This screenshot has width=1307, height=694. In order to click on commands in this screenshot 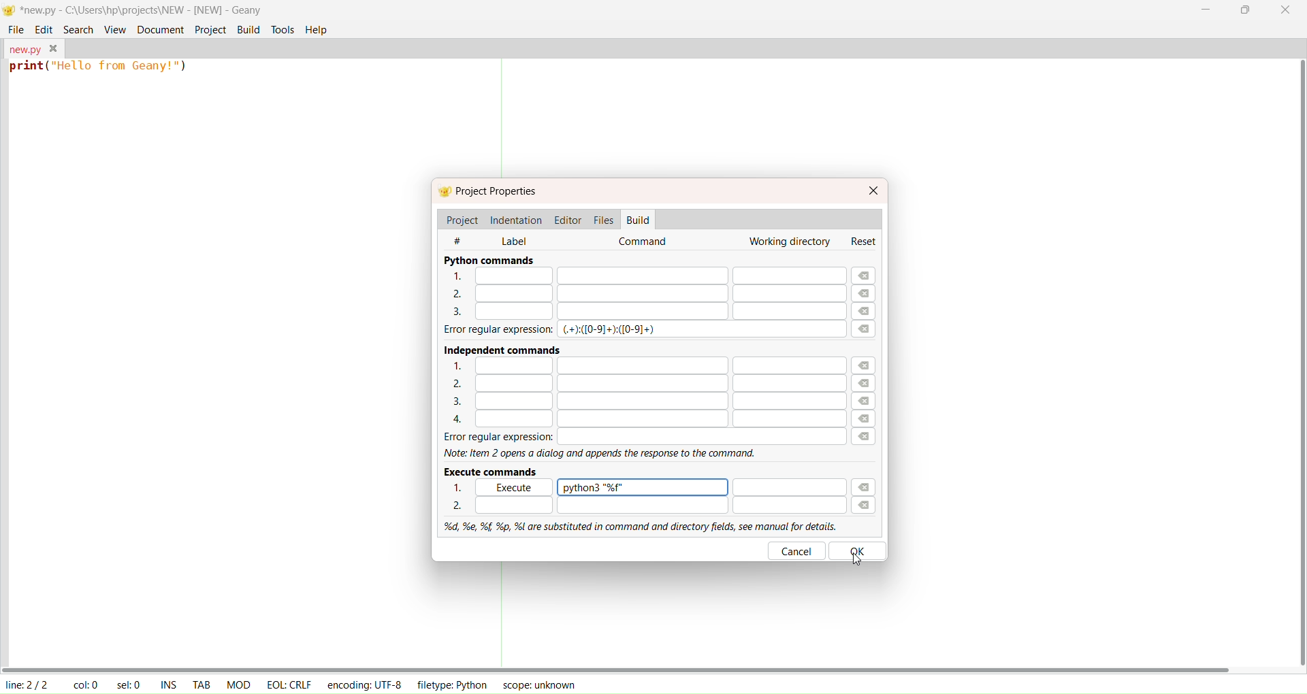, I will do `click(645, 242)`.